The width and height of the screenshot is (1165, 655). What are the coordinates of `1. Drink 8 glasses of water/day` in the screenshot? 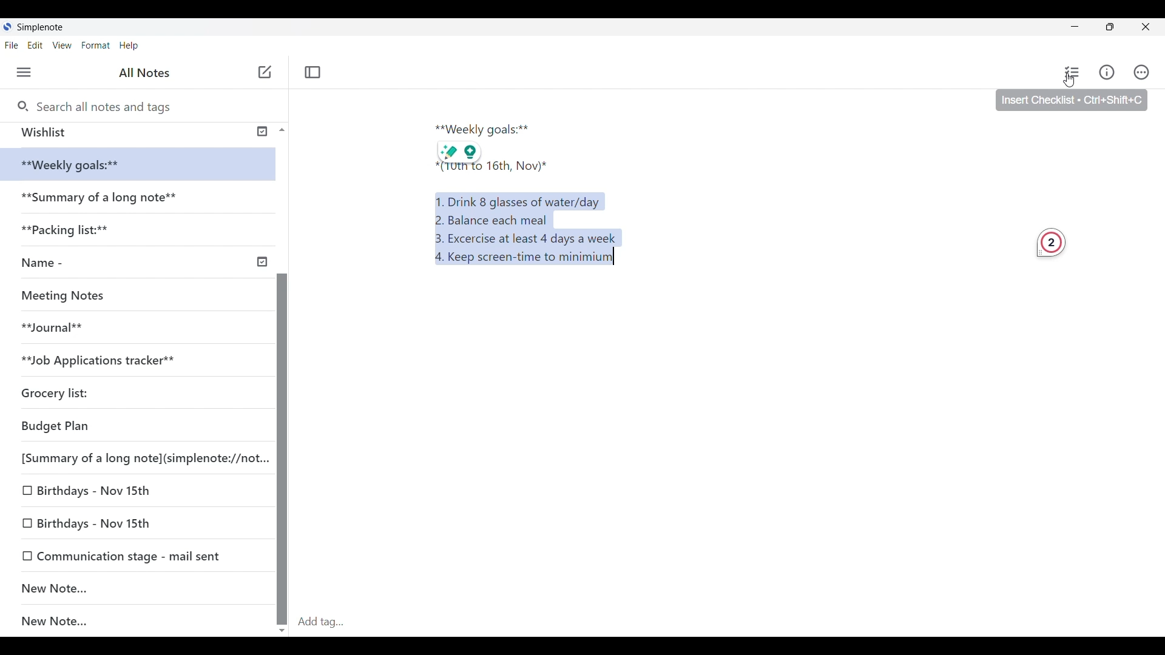 It's located at (521, 200).